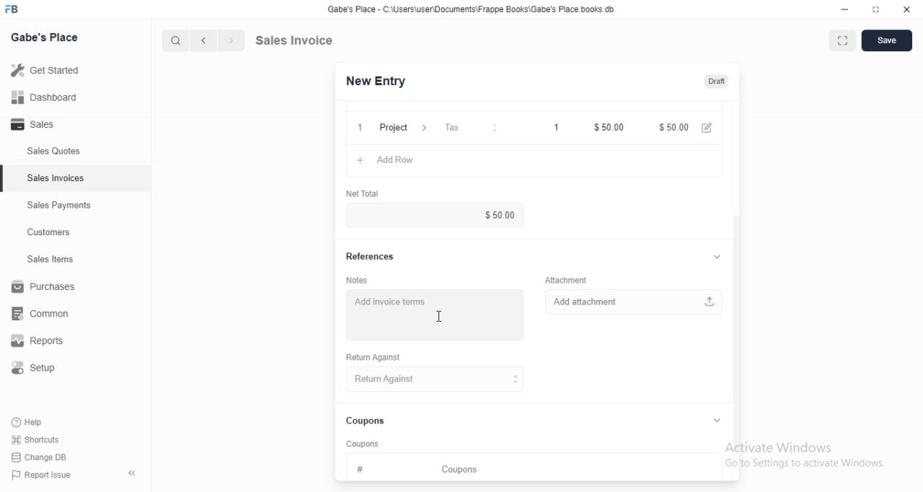 This screenshot has height=492, width=923. Describe the element at coordinates (45, 313) in the screenshot. I see `common` at that location.